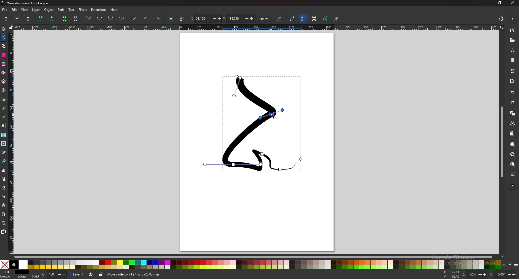 The image size is (519, 279). What do you see at coordinates (4, 126) in the screenshot?
I see `text` at bounding box center [4, 126].